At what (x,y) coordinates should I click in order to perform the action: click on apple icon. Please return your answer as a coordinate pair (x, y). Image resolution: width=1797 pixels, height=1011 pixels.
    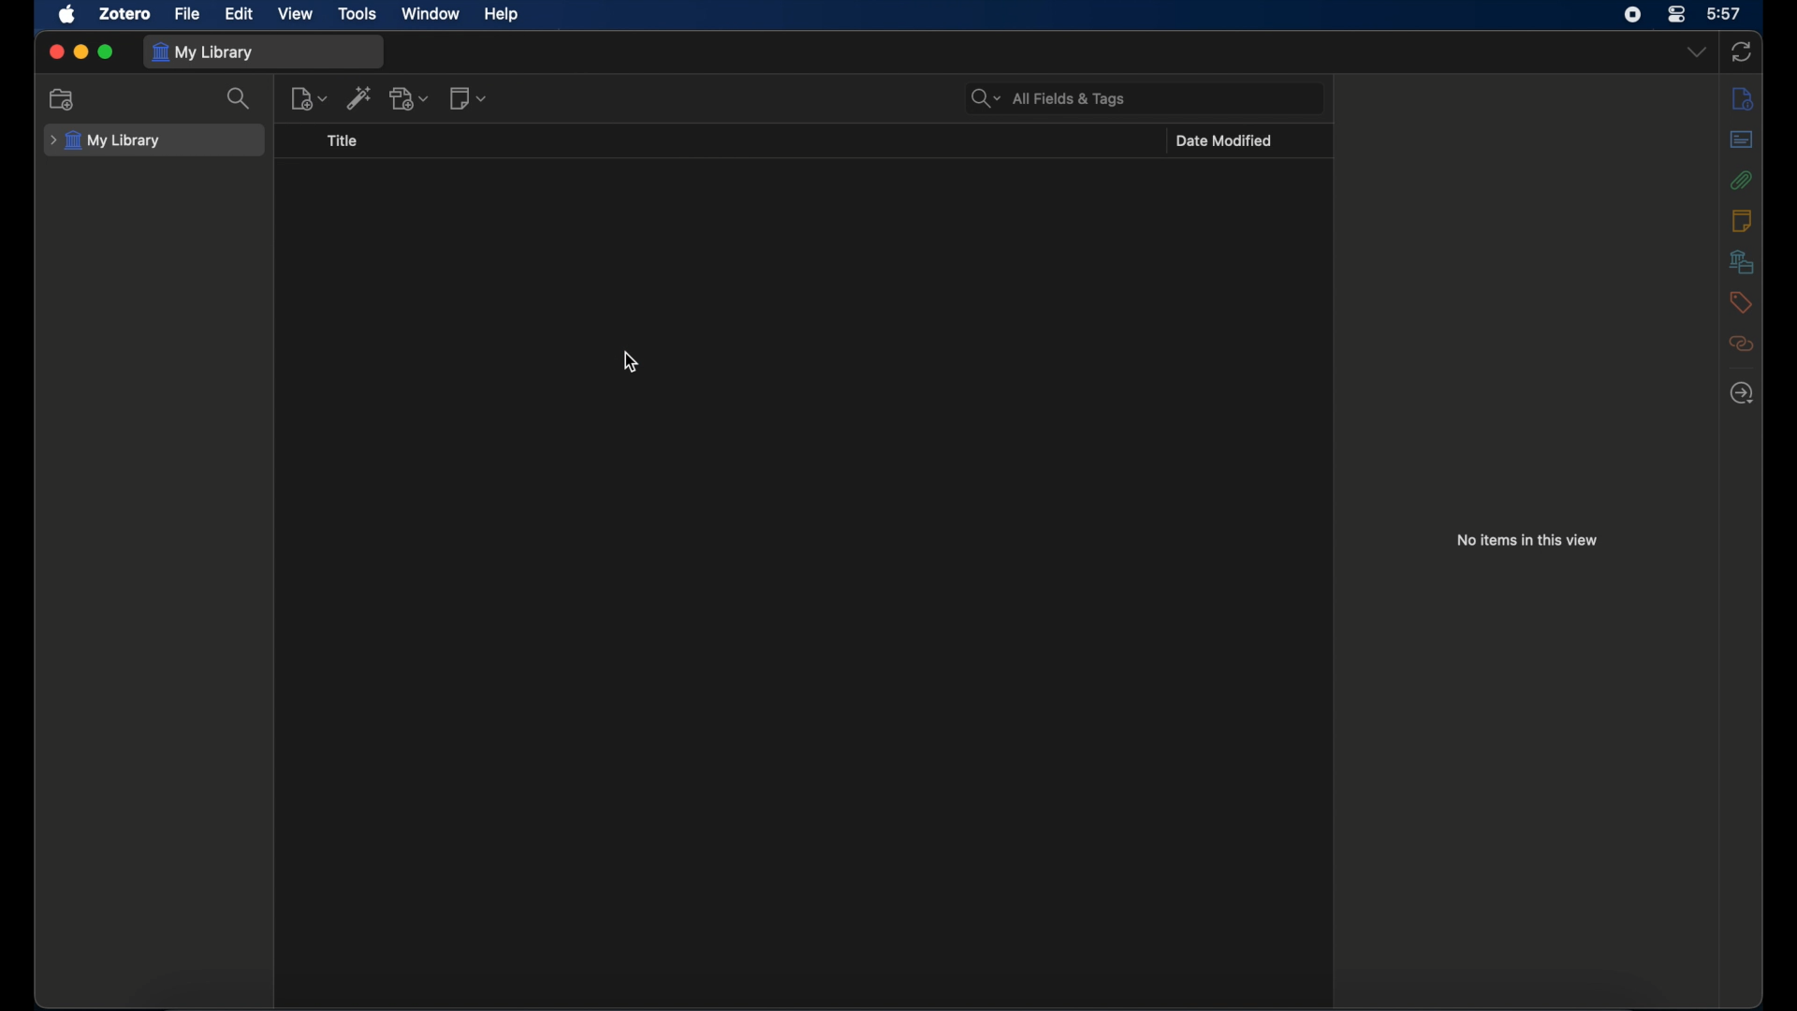
    Looking at the image, I should click on (68, 15).